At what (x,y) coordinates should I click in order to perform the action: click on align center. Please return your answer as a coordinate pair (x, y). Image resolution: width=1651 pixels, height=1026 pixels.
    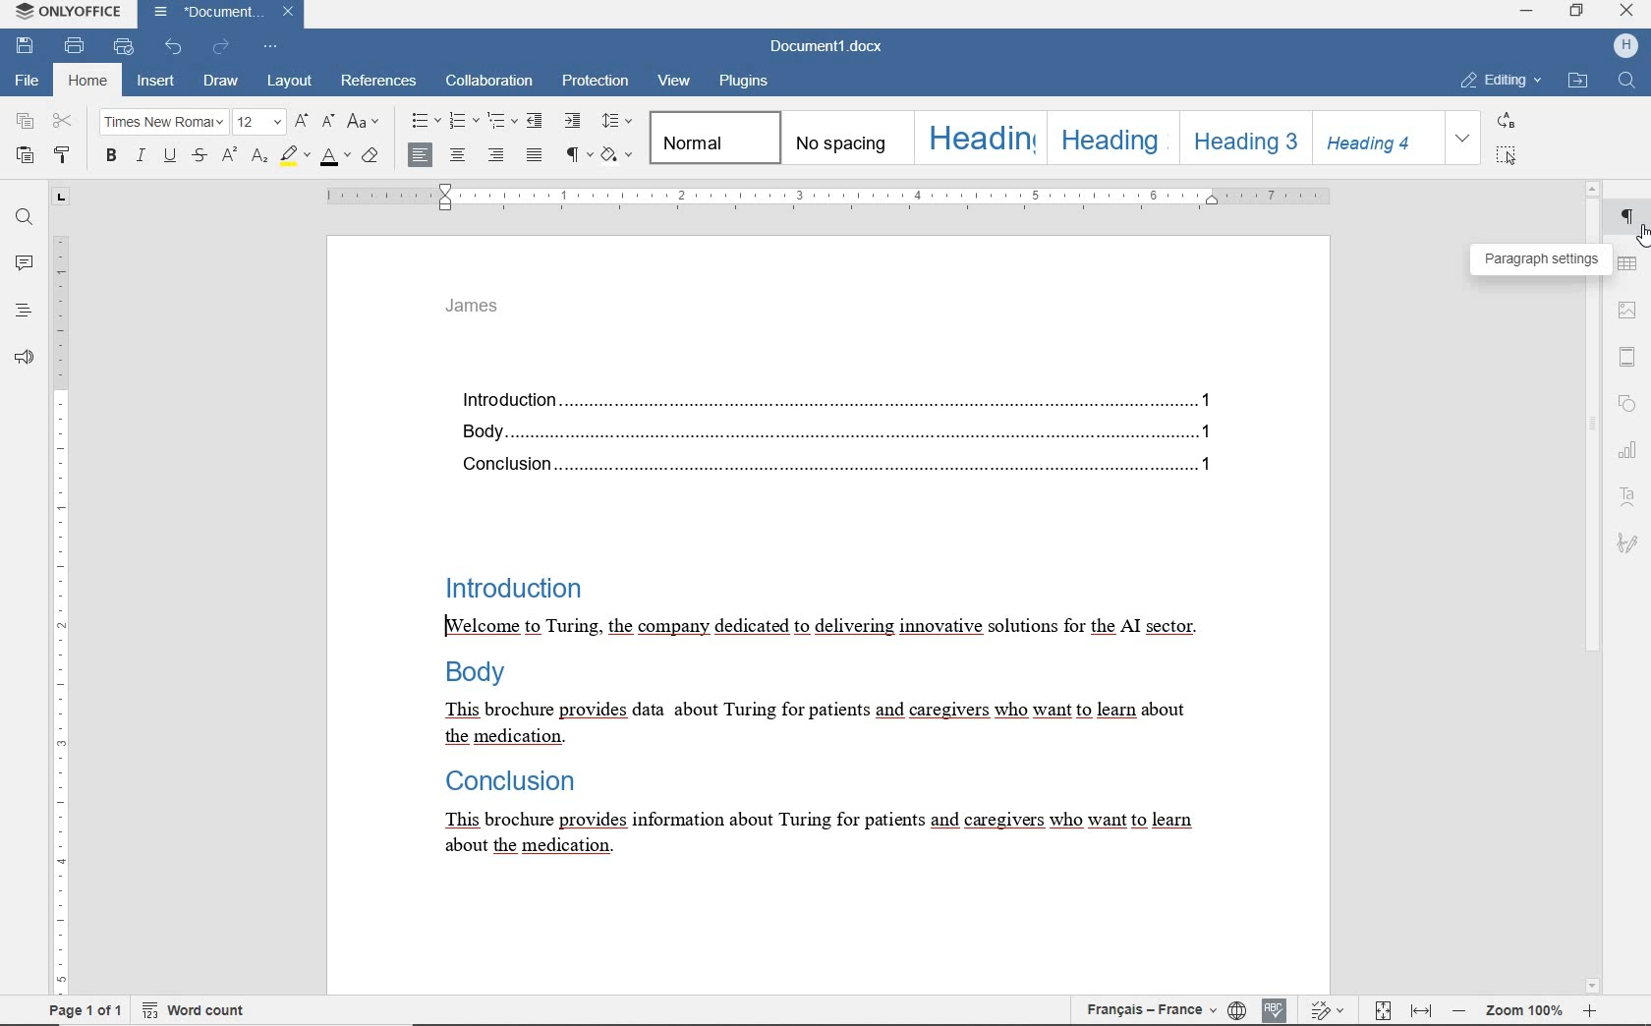
    Looking at the image, I should click on (461, 154).